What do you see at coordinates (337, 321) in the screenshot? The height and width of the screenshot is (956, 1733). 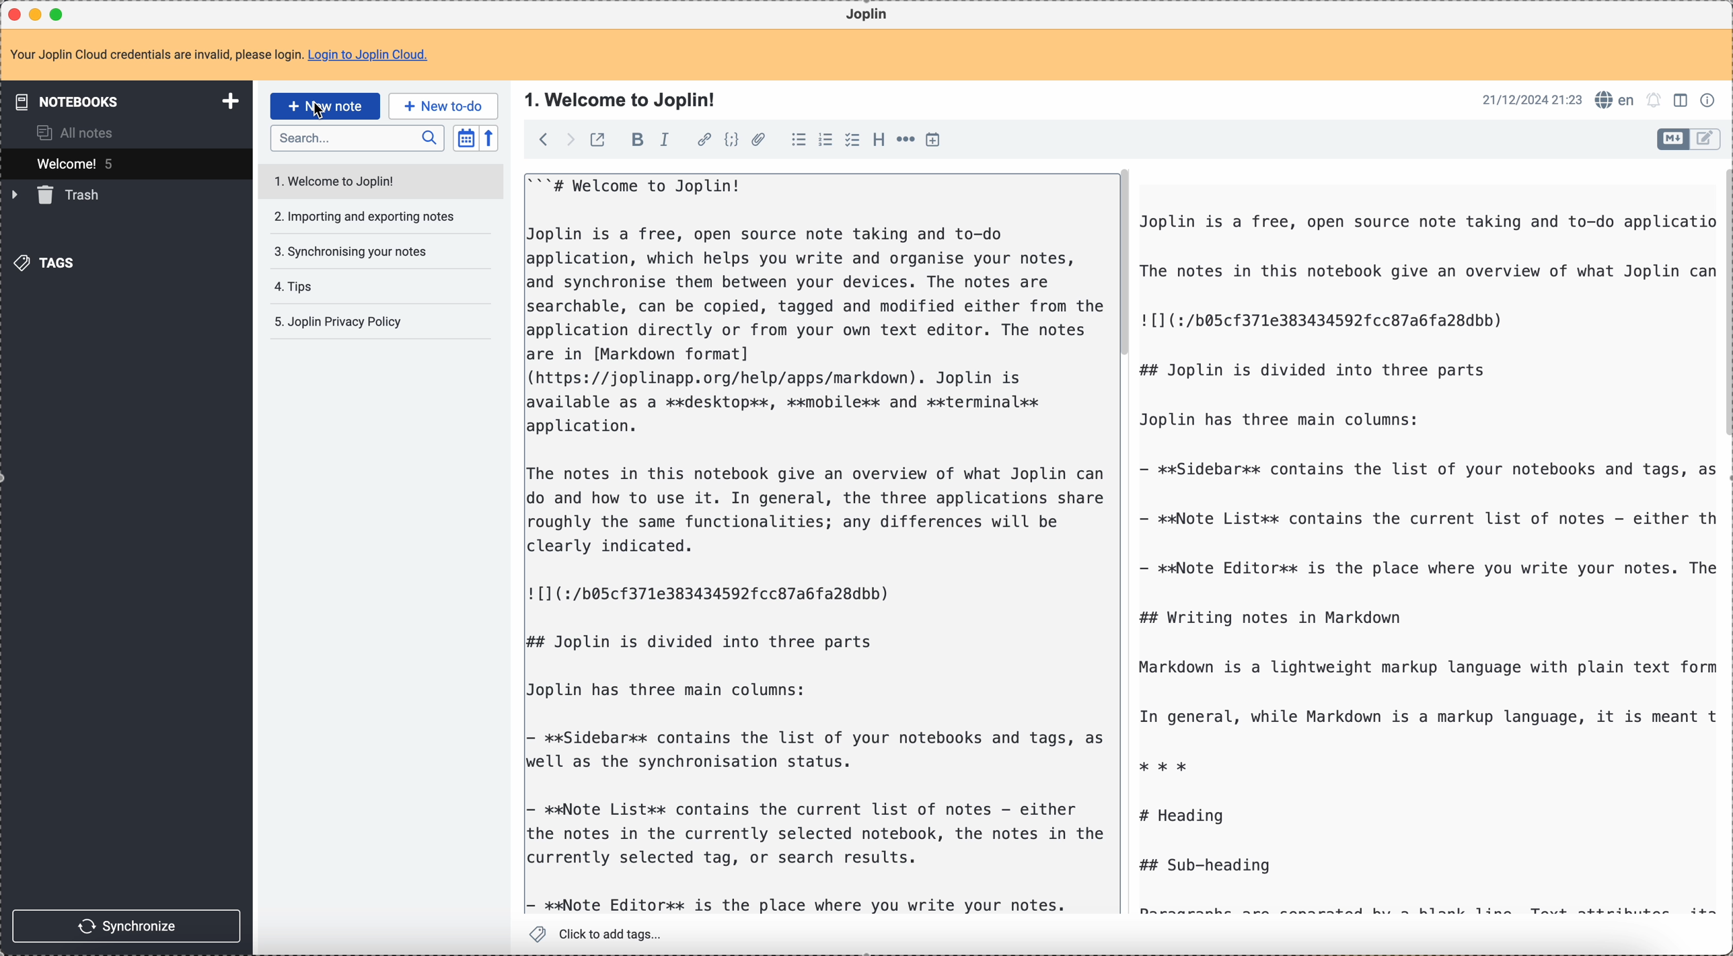 I see `Joplin privacy policy` at bounding box center [337, 321].